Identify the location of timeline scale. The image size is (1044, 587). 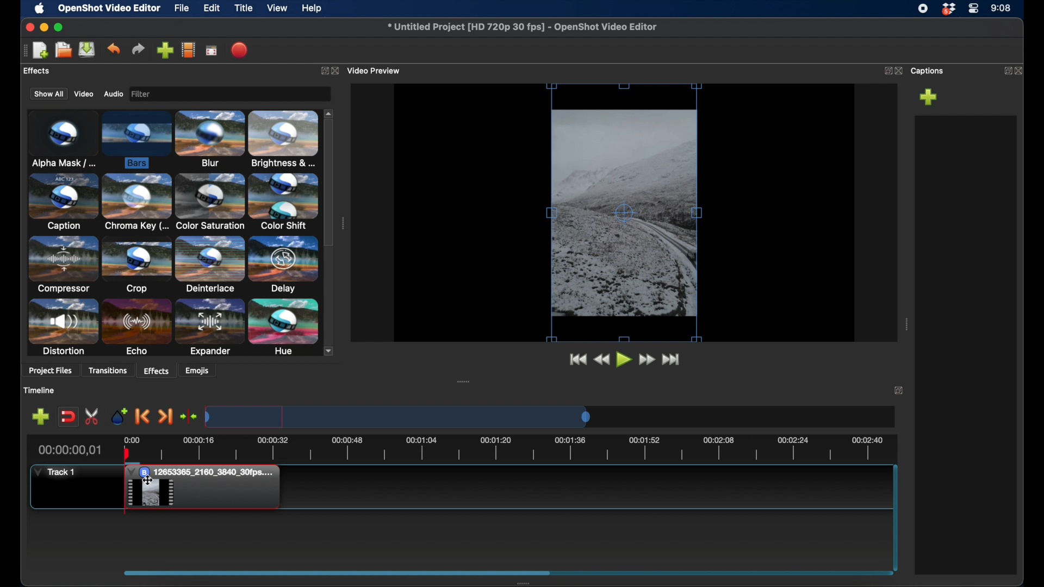
(397, 416).